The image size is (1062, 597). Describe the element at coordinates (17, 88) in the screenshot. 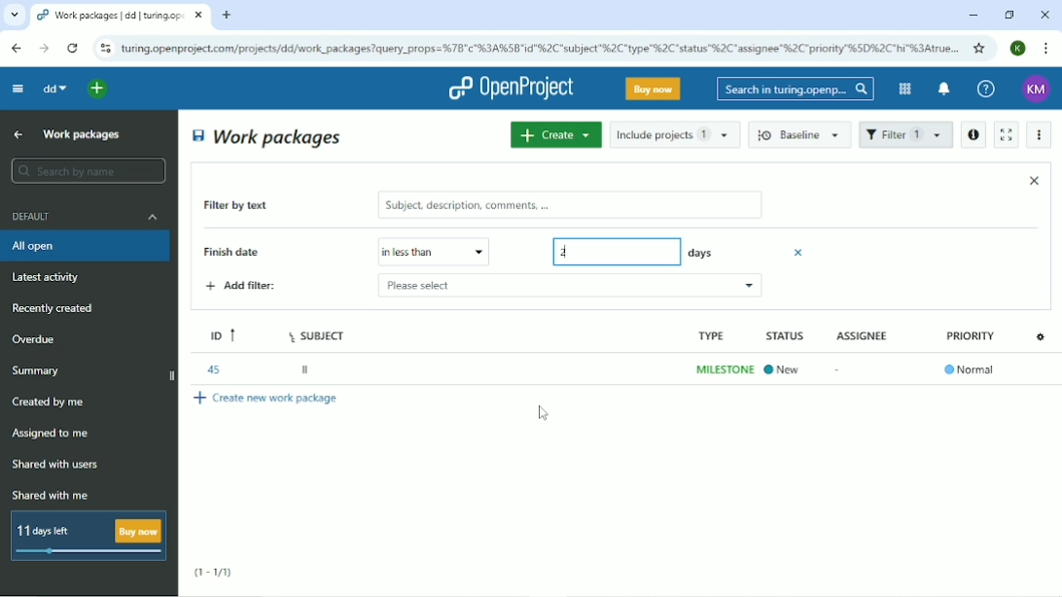

I see `Collapse project menu` at that location.